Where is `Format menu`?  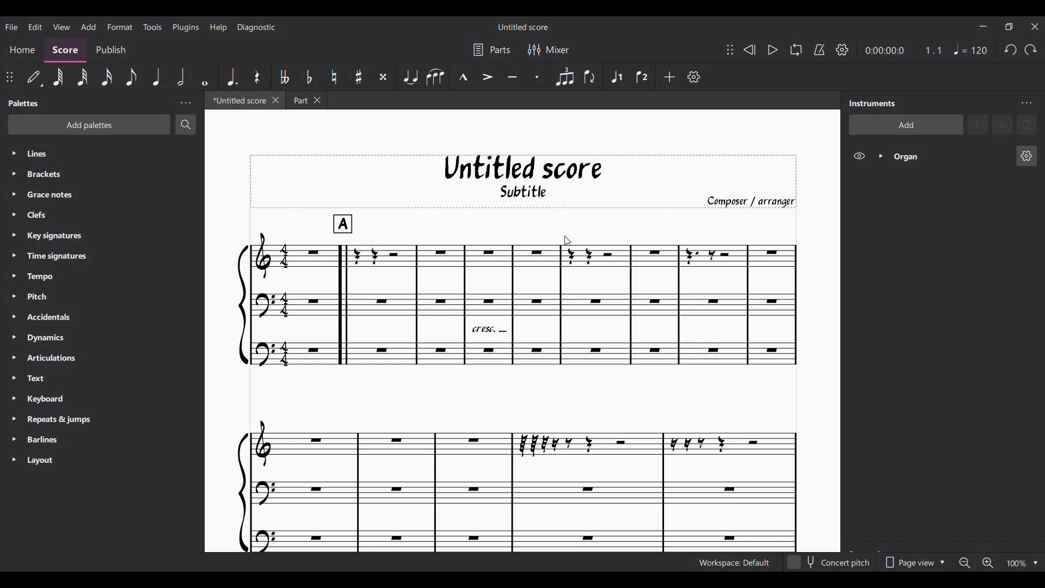 Format menu is located at coordinates (119, 25).